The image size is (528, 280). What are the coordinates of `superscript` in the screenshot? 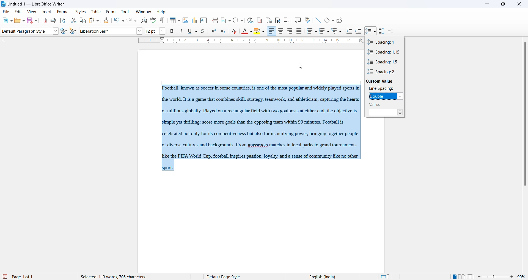 It's located at (214, 31).